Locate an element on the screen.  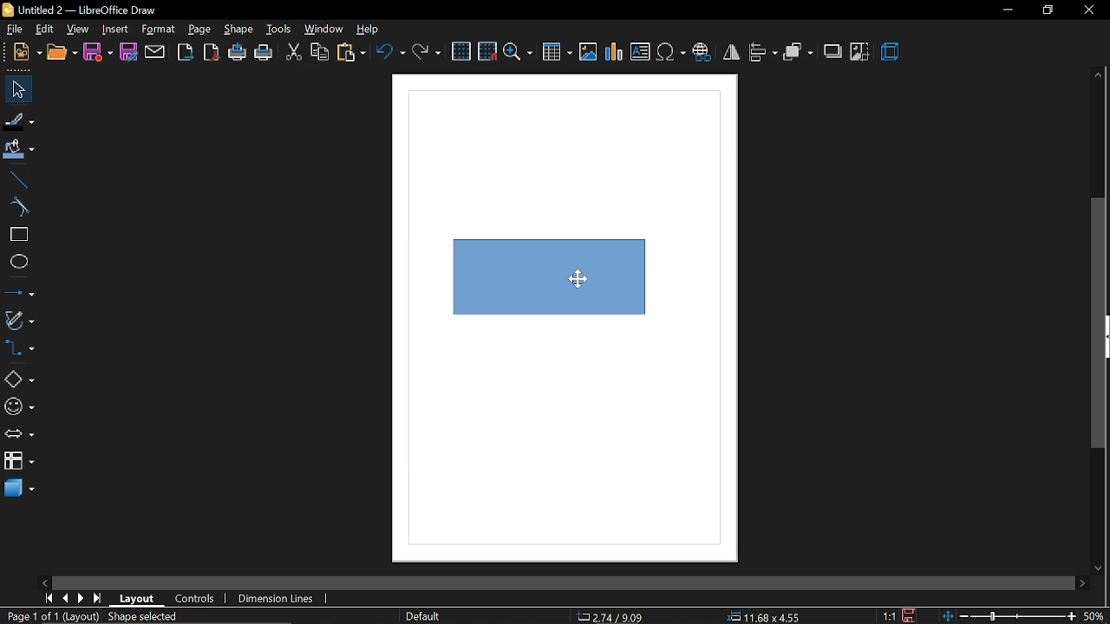
50% is located at coordinates (1096, 616).